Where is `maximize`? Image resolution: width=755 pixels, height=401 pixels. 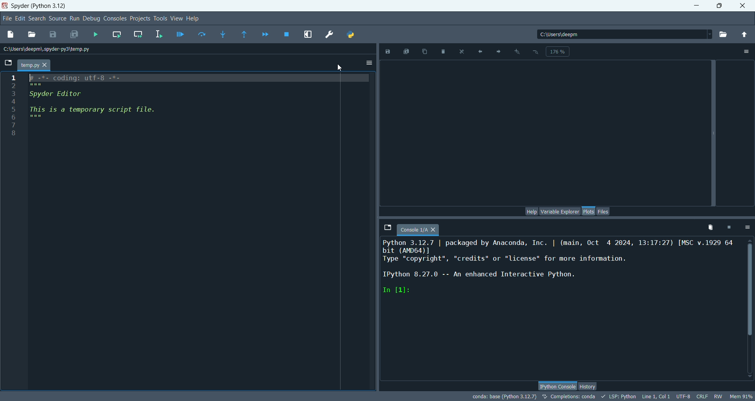
maximize is located at coordinates (720, 5).